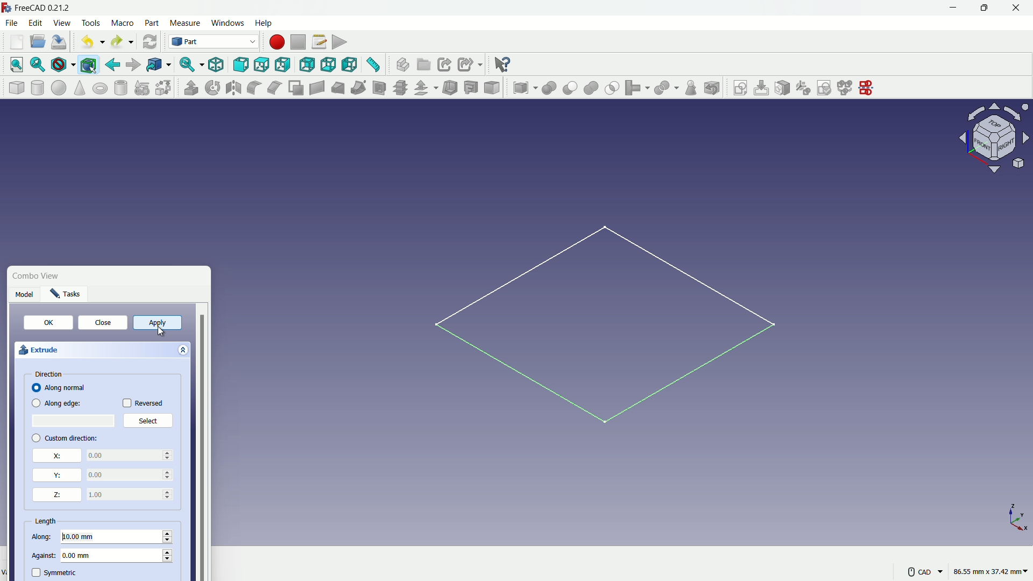  I want to click on left view, so click(349, 64).